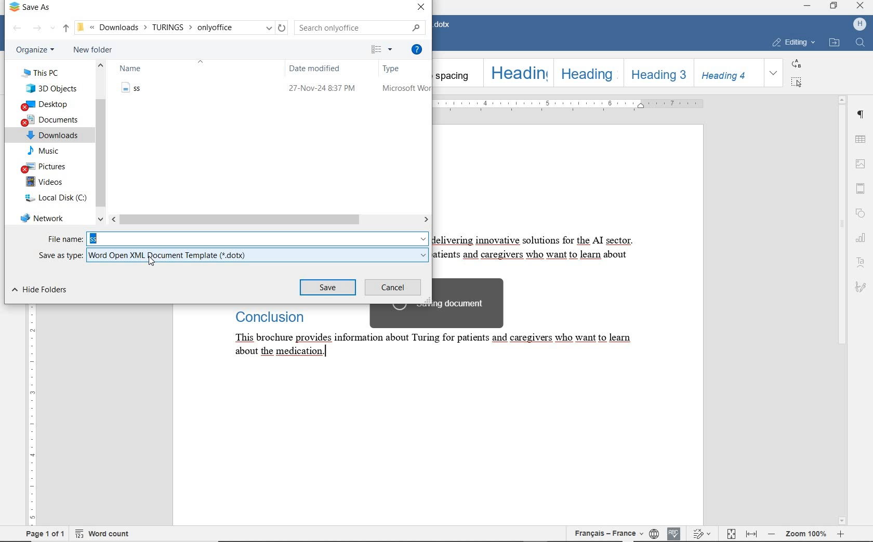 Image resolution: width=873 pixels, height=542 pixels. I want to click on file, so click(276, 89).